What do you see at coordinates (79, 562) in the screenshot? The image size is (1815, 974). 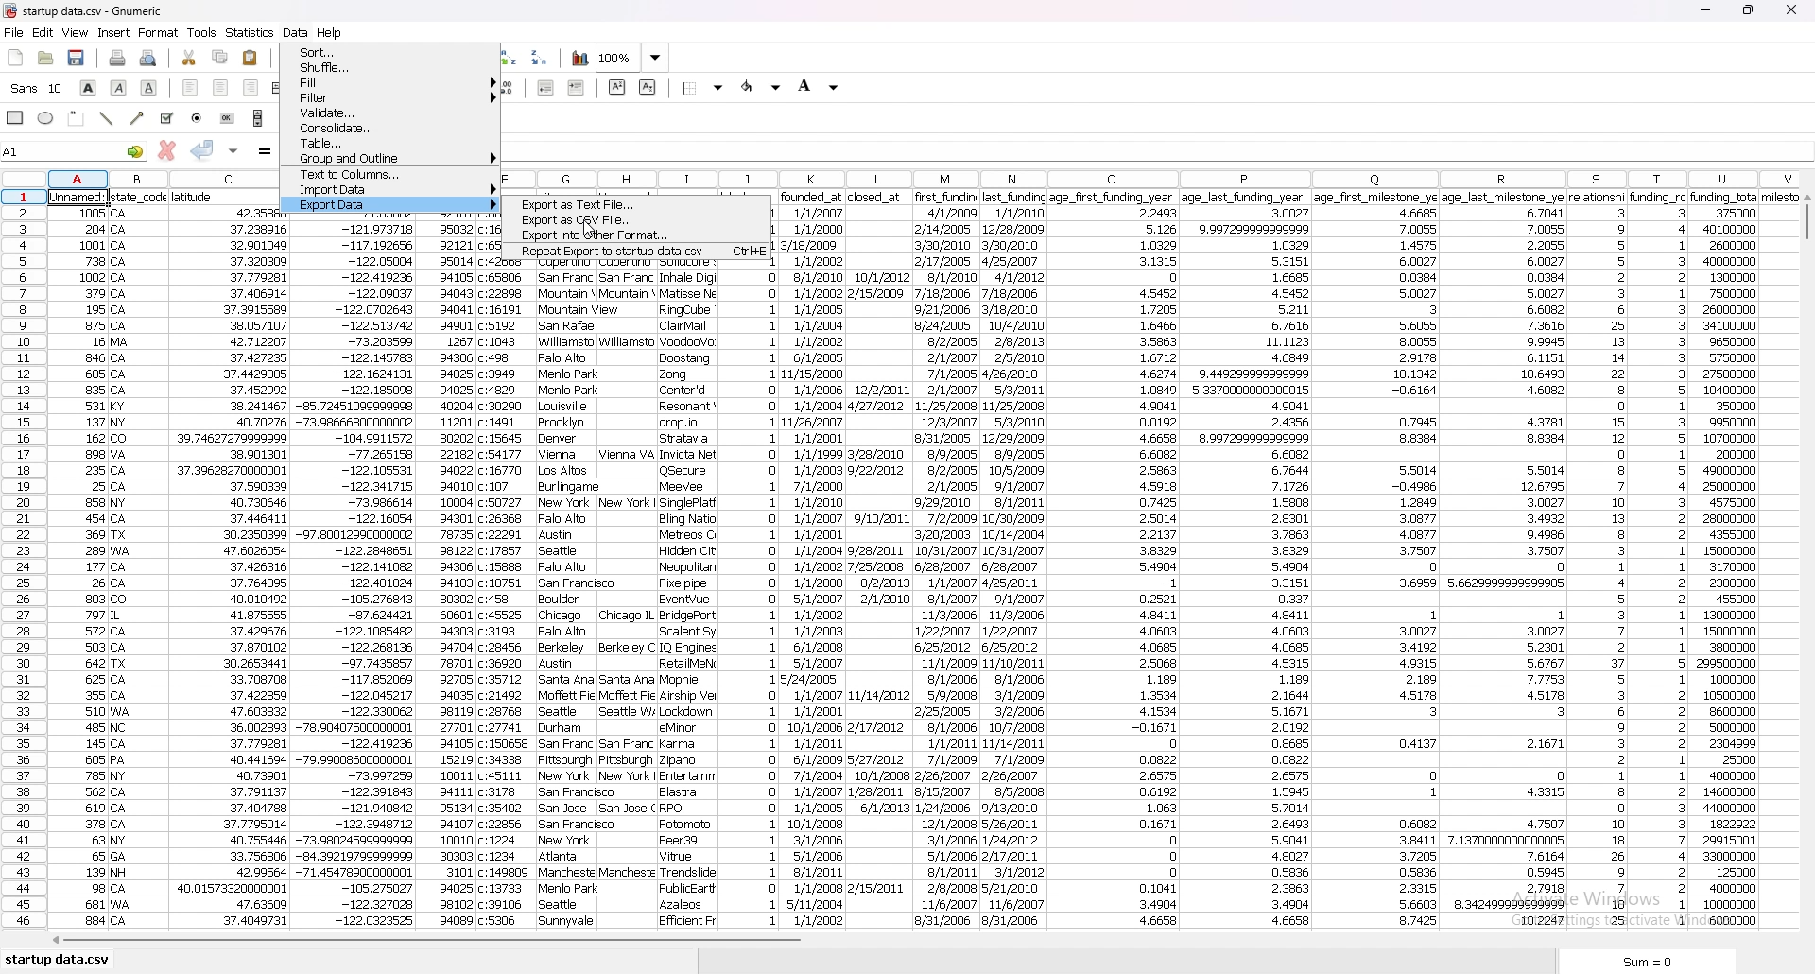 I see `` at bounding box center [79, 562].